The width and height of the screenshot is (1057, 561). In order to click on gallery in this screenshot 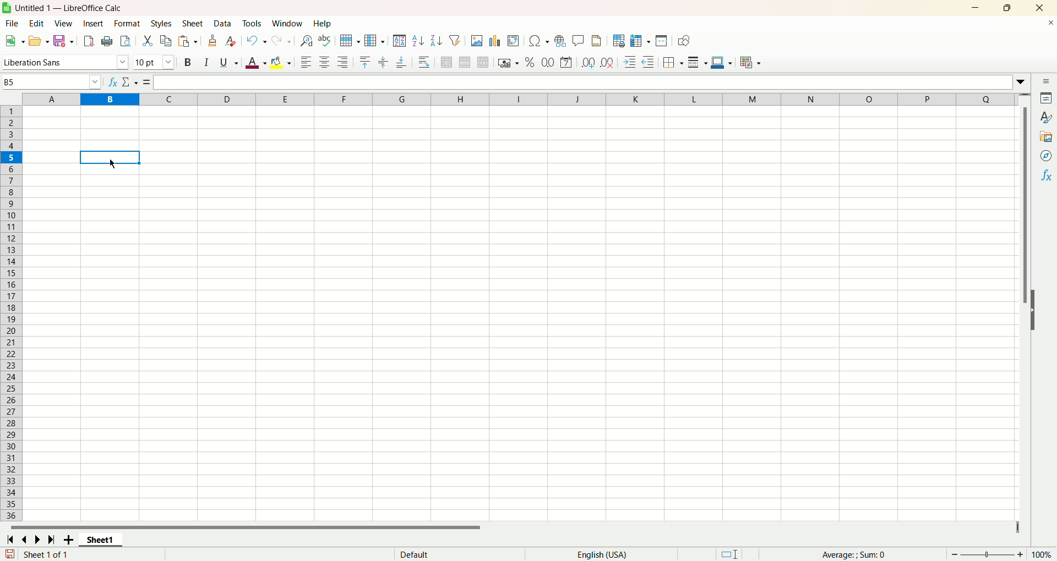, I will do `click(1044, 137)`.